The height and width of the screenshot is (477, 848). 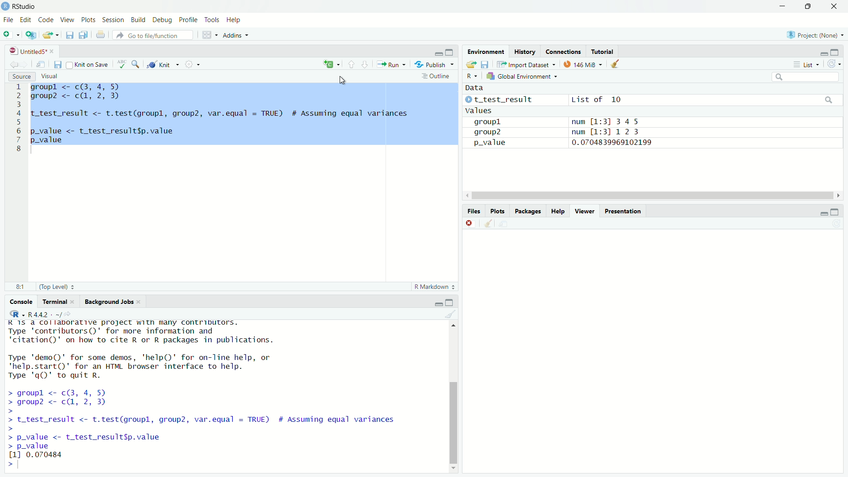 I want to click on re-run previous code, so click(x=331, y=64).